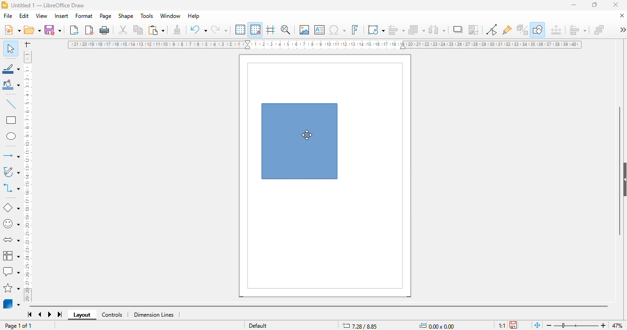 The image size is (627, 330). What do you see at coordinates (355, 29) in the screenshot?
I see `insert fontwork text` at bounding box center [355, 29].